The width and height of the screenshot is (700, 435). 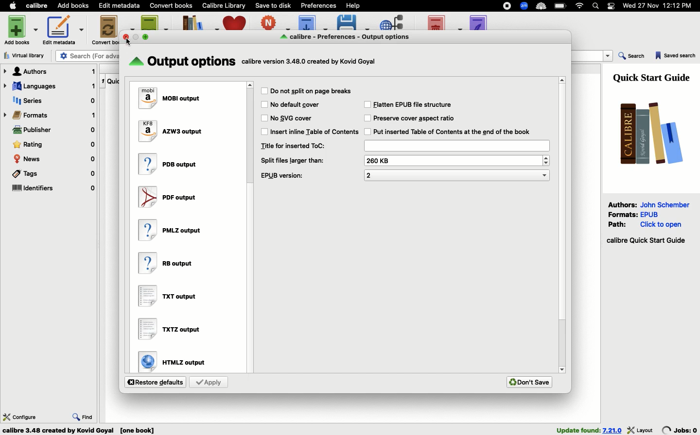 What do you see at coordinates (183, 62) in the screenshot?
I see `Output options` at bounding box center [183, 62].